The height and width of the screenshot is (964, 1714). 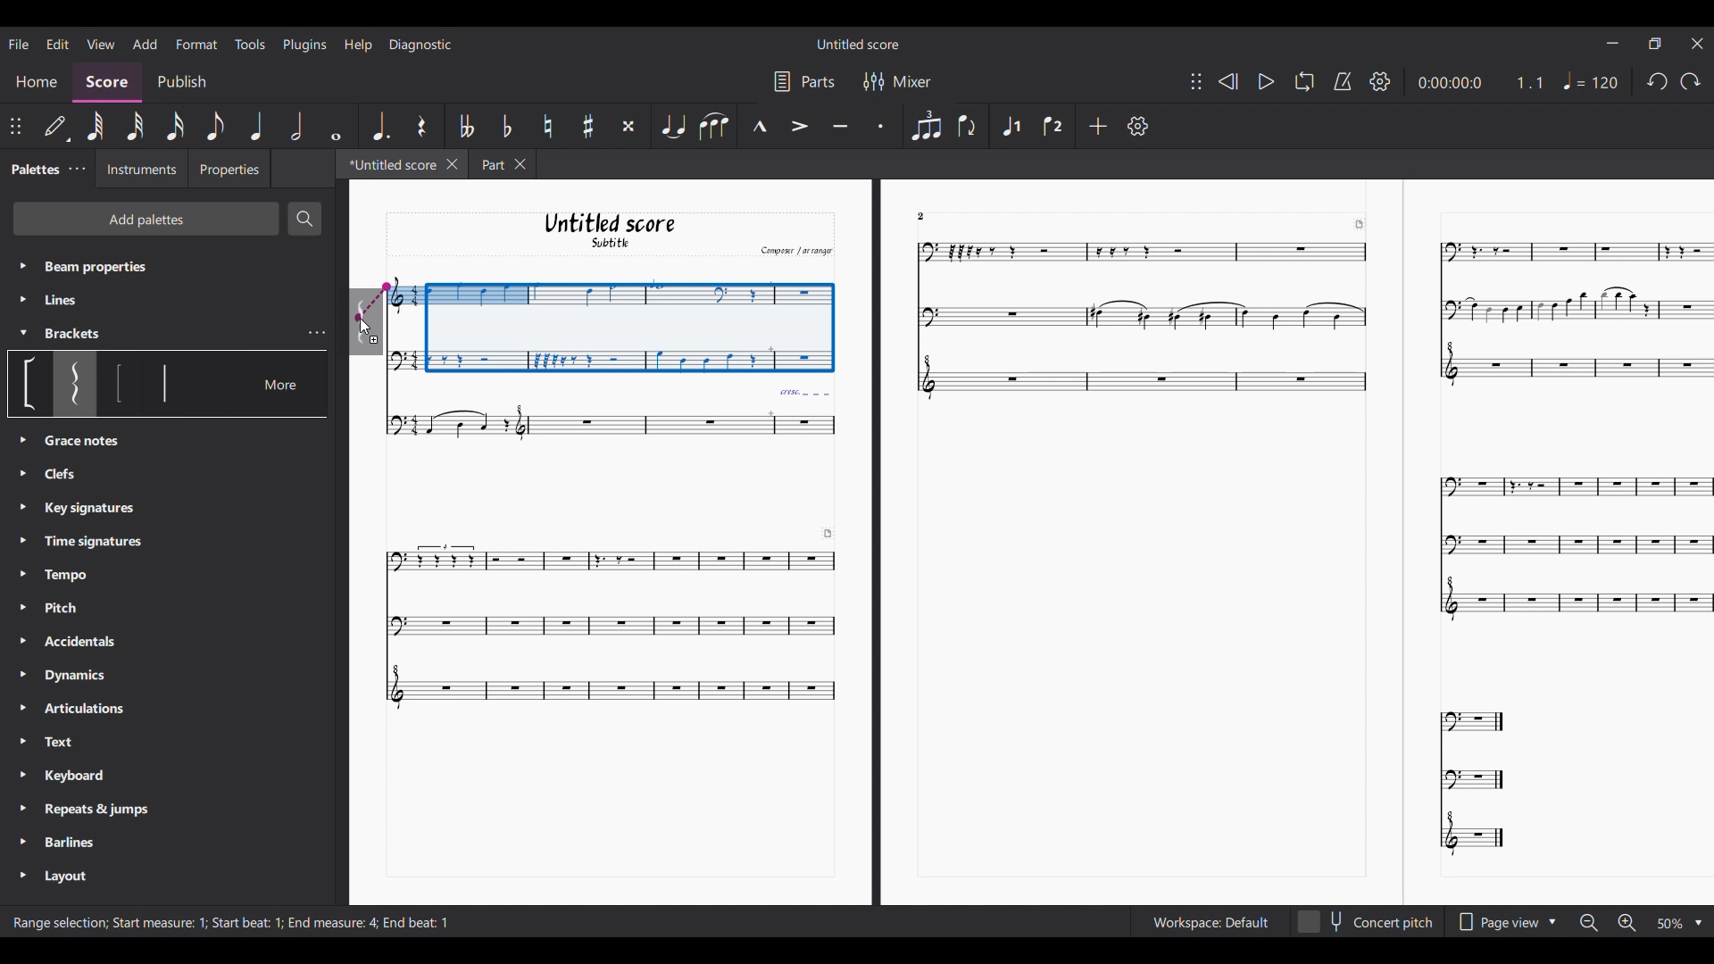 I want to click on Comput arrange, so click(x=793, y=250).